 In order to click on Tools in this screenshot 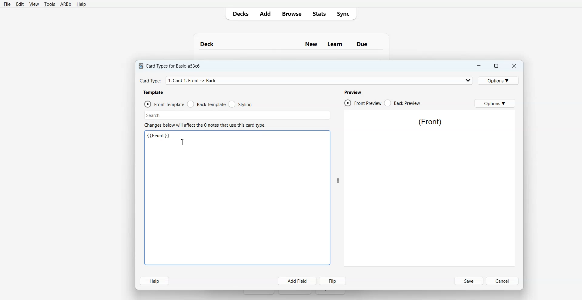, I will do `click(49, 5)`.